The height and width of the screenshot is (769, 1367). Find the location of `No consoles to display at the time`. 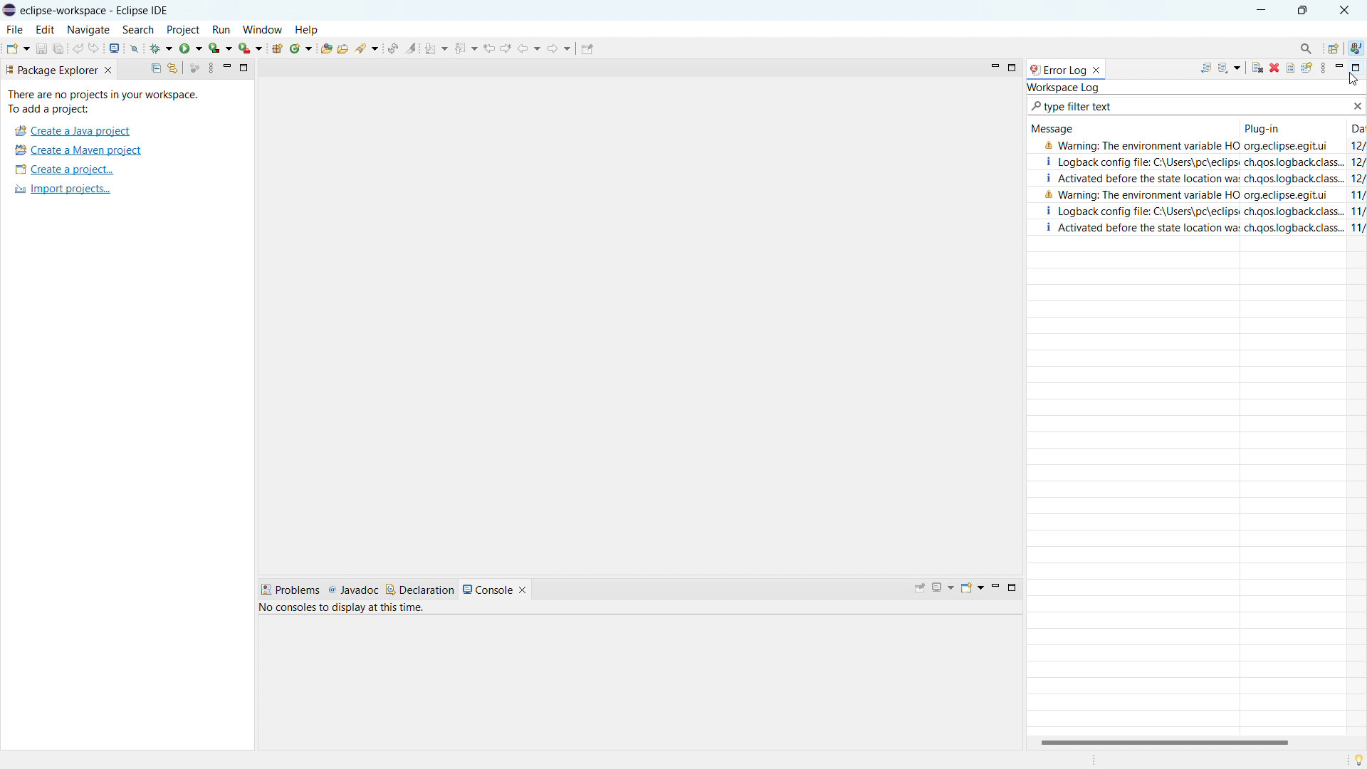

No consoles to display at the time is located at coordinates (429, 612).